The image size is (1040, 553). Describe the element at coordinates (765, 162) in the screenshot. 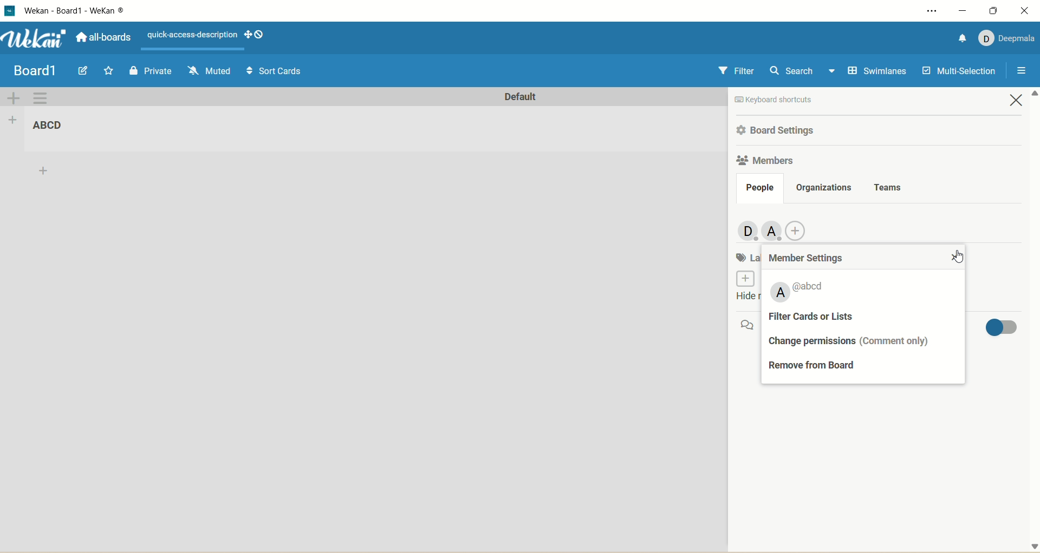

I see `members` at that location.